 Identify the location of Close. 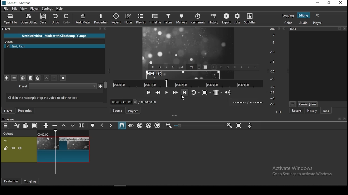
(105, 28).